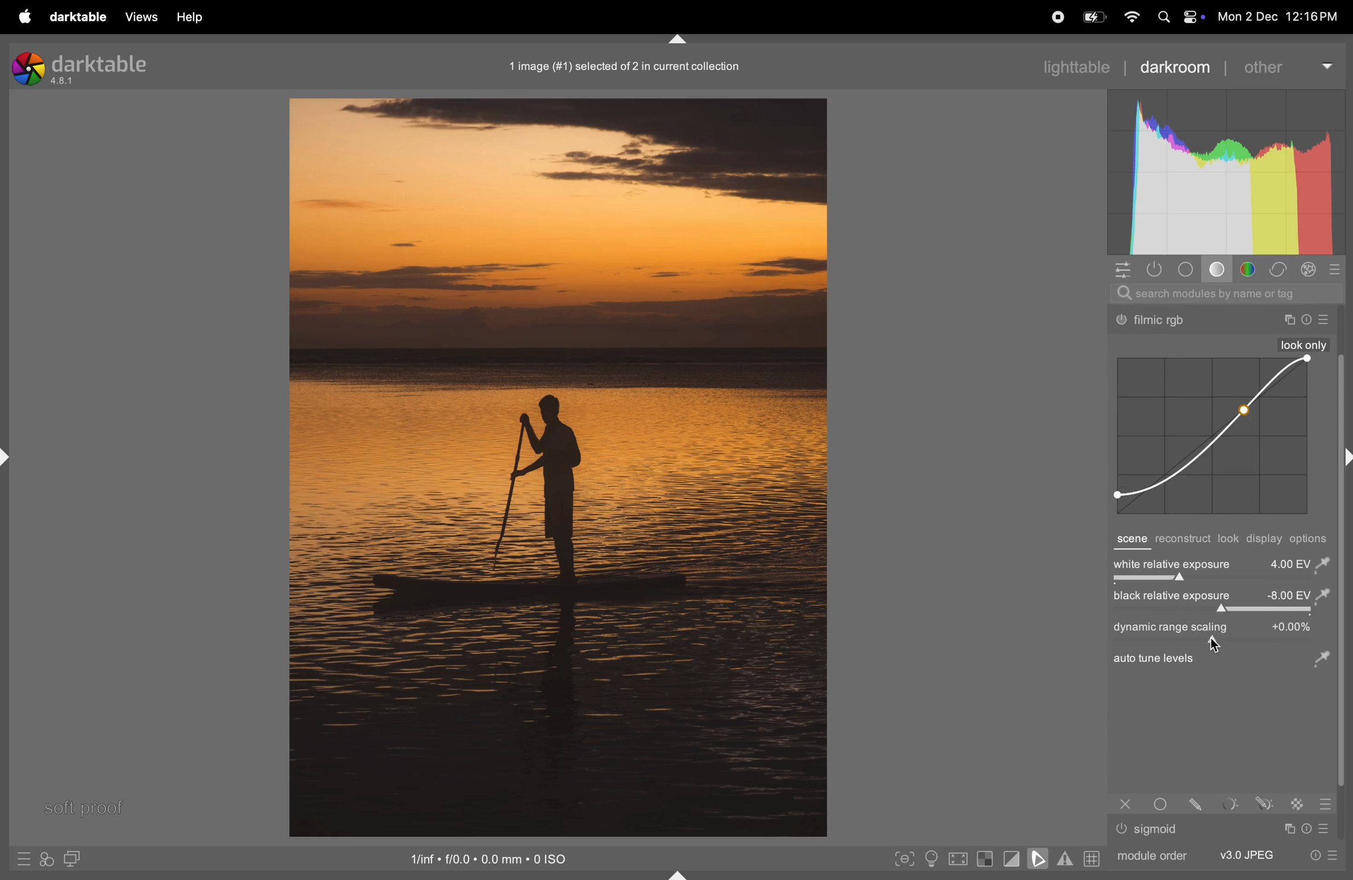 The height and width of the screenshot is (880, 1353). Describe the element at coordinates (1200, 803) in the screenshot. I see `` at that location.